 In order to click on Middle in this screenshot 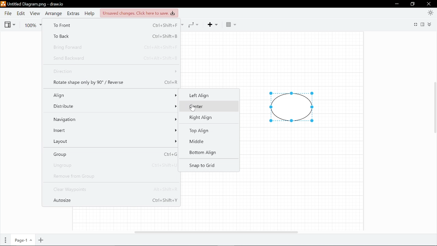, I will do `click(200, 142)`.